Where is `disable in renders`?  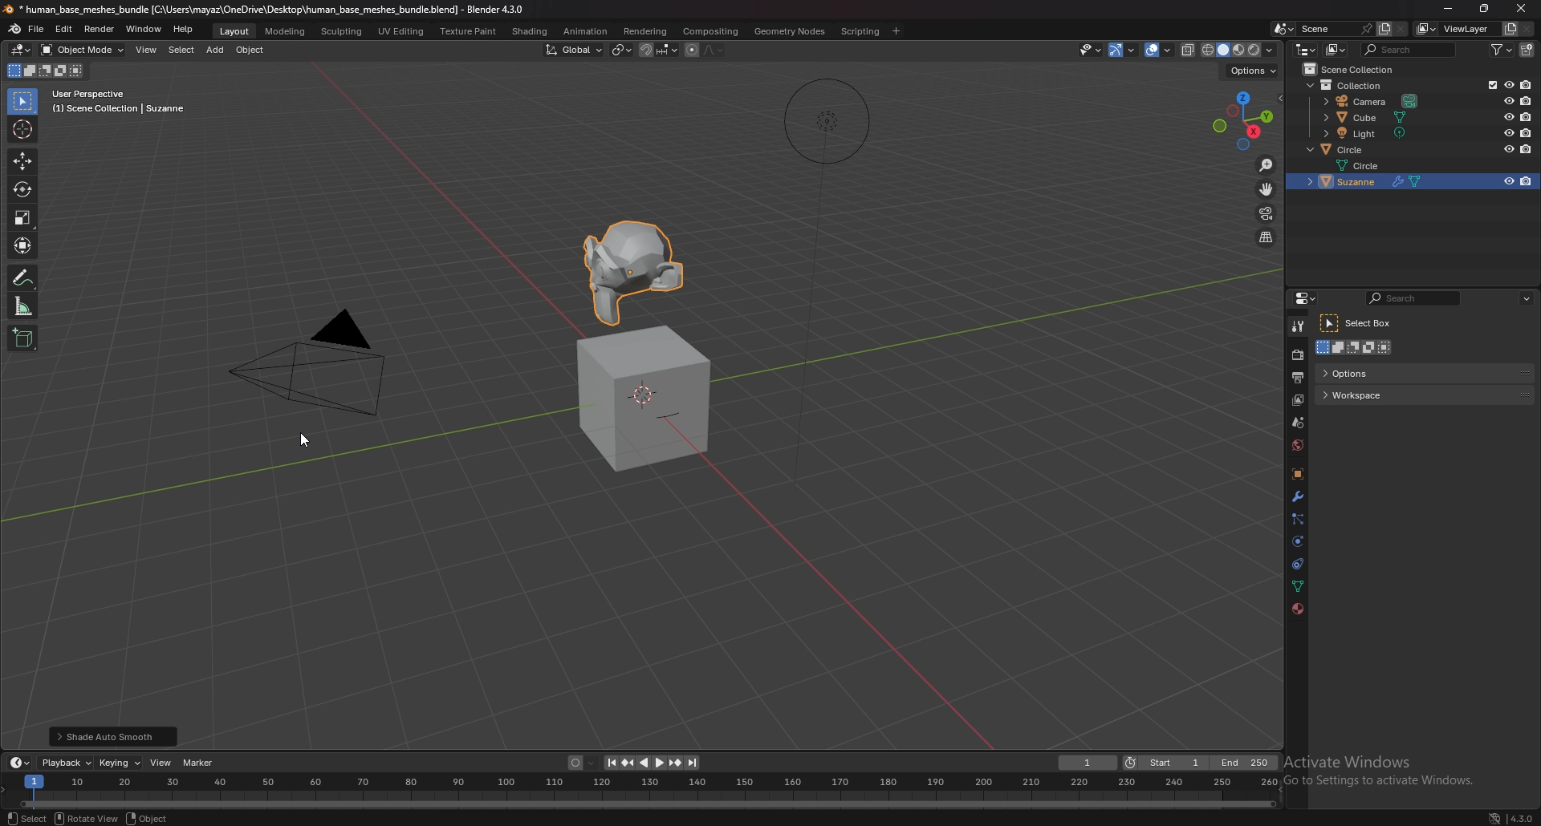
disable in renders is located at coordinates (1525, 115).